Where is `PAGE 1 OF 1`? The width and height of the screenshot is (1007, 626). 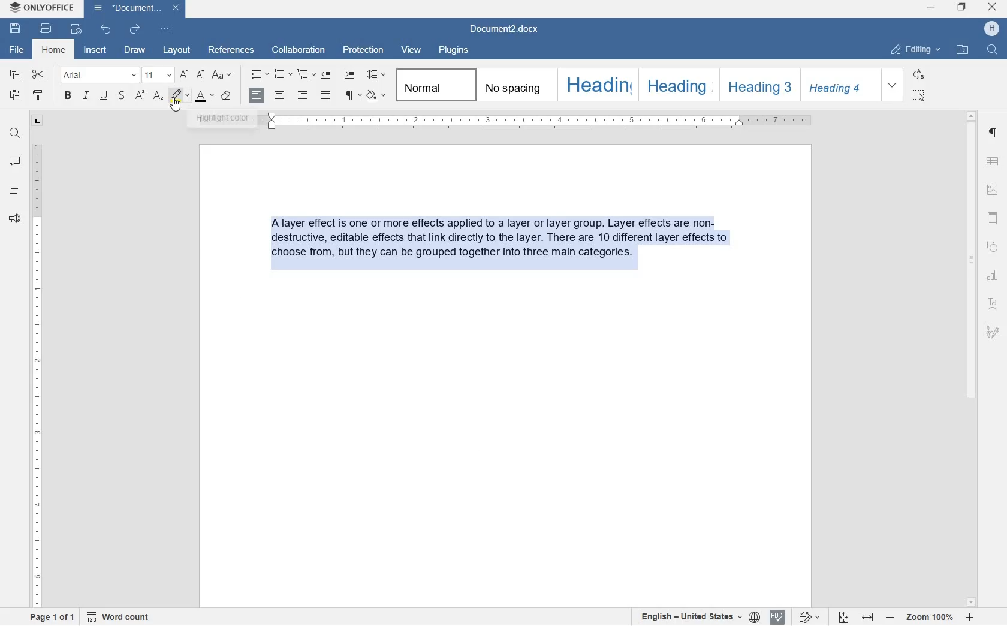 PAGE 1 OF 1 is located at coordinates (53, 618).